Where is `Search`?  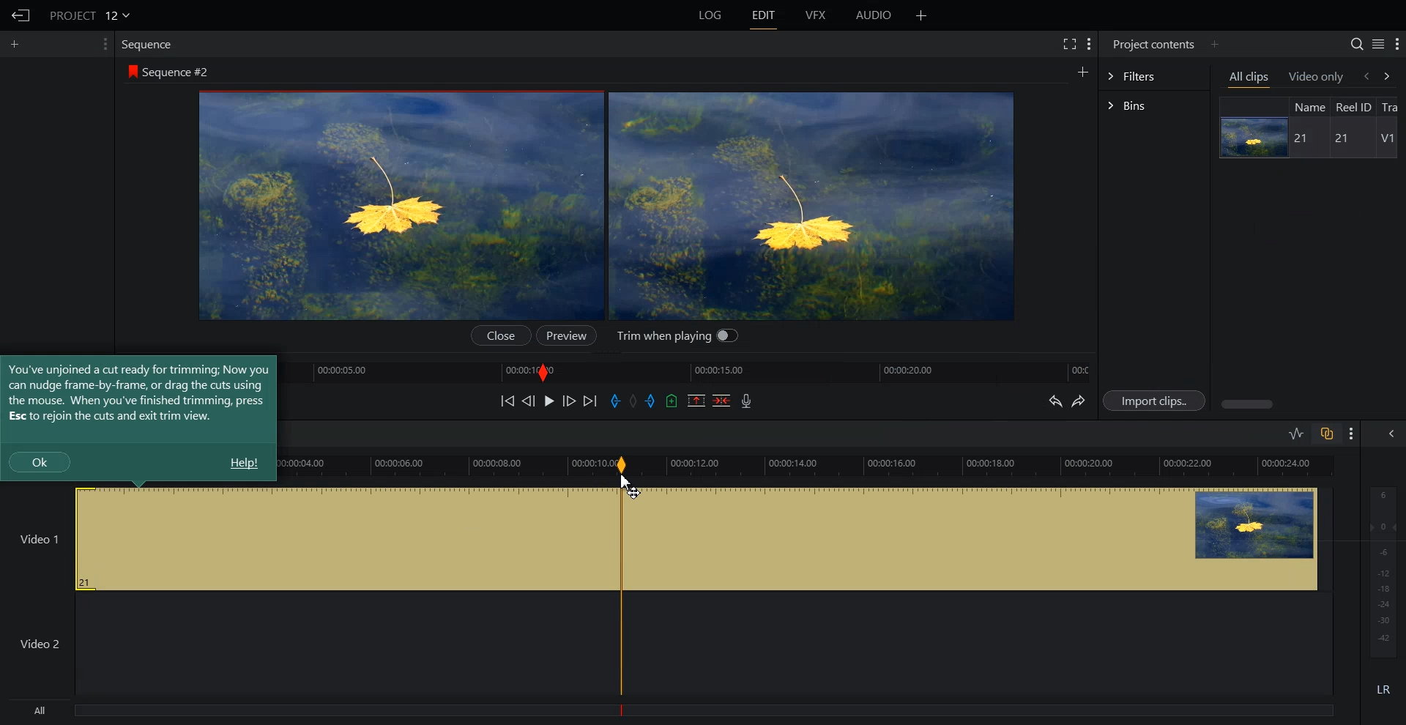 Search is located at coordinates (1357, 44).